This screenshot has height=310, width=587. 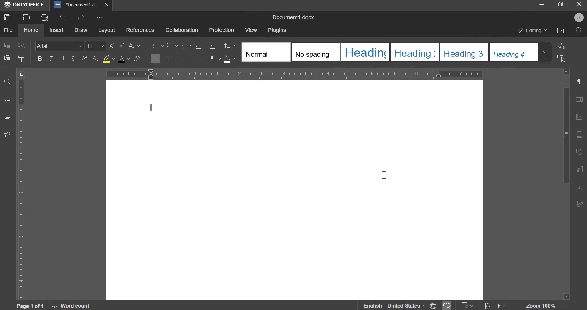 What do you see at coordinates (60, 46) in the screenshot?
I see `font` at bounding box center [60, 46].